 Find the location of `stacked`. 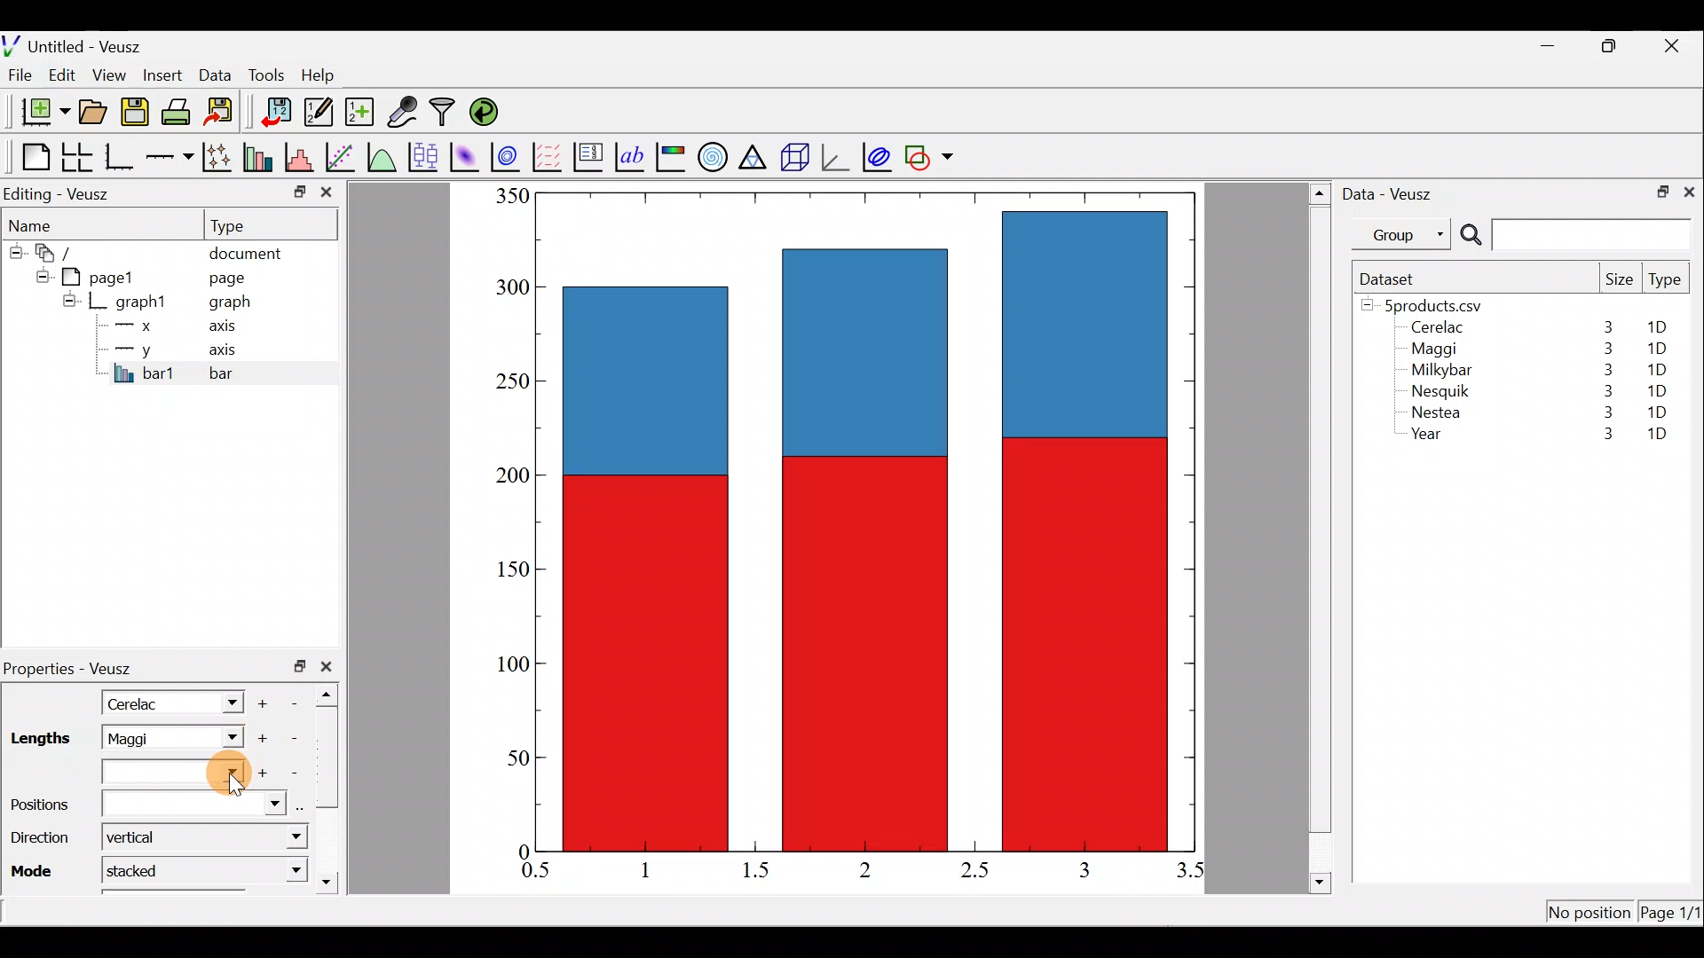

stacked is located at coordinates (146, 869).